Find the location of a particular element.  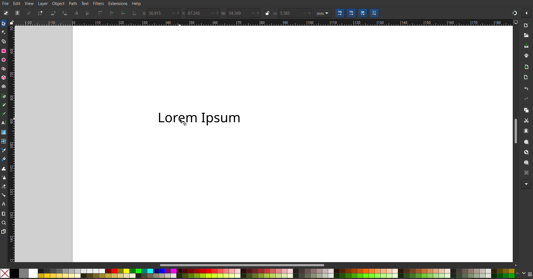

Tweak Tool is located at coordinates (5, 168).